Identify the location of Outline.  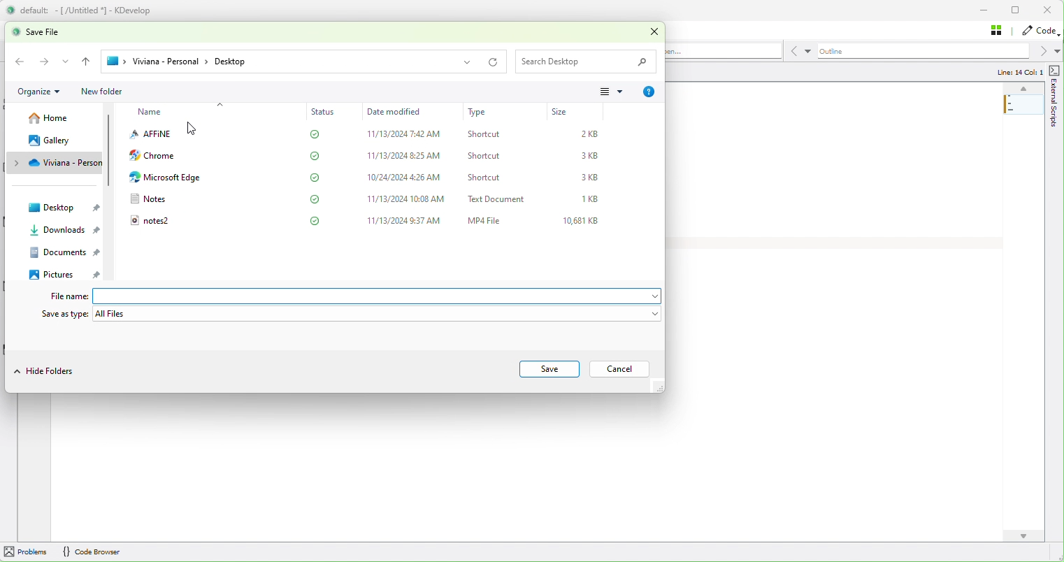
(939, 51).